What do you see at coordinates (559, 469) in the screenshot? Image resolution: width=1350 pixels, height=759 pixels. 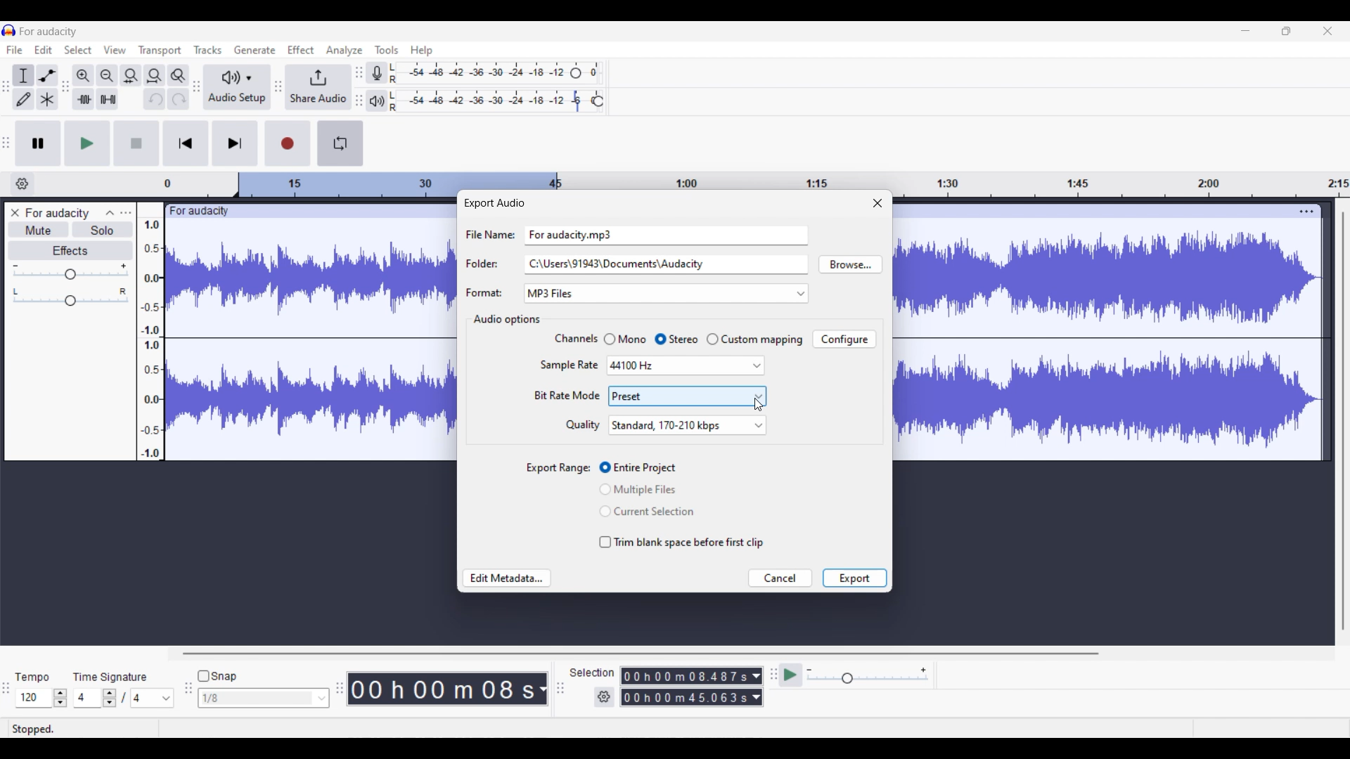 I see `Indicates toggle settings for export range` at bounding box center [559, 469].